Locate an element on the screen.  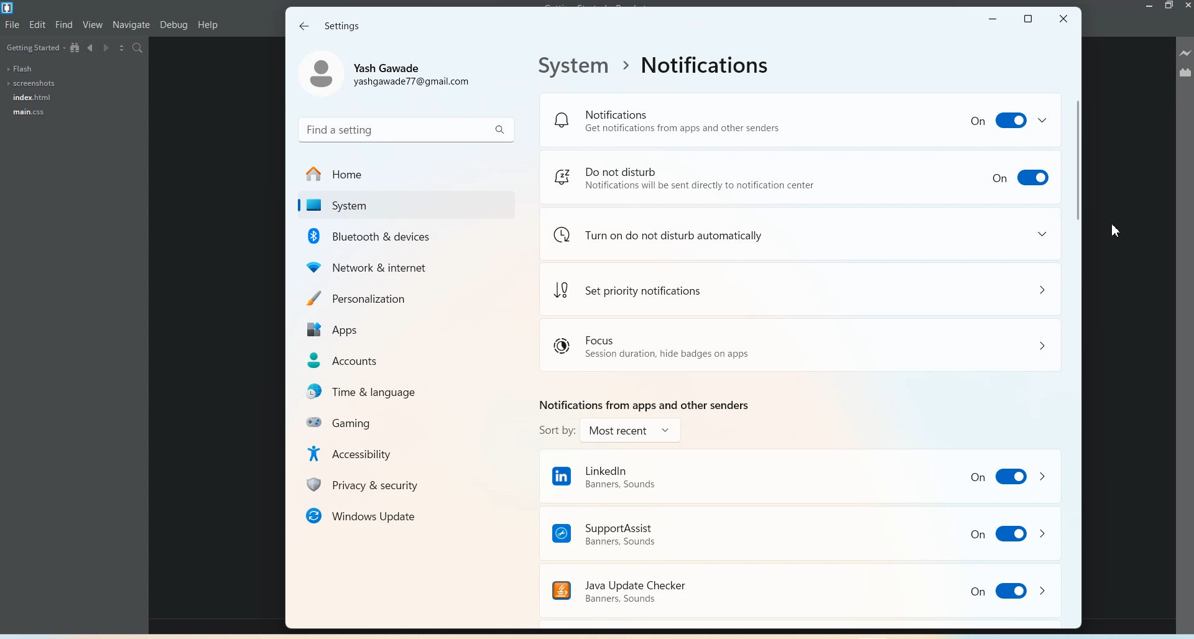
LinkedIn is located at coordinates (800, 475).